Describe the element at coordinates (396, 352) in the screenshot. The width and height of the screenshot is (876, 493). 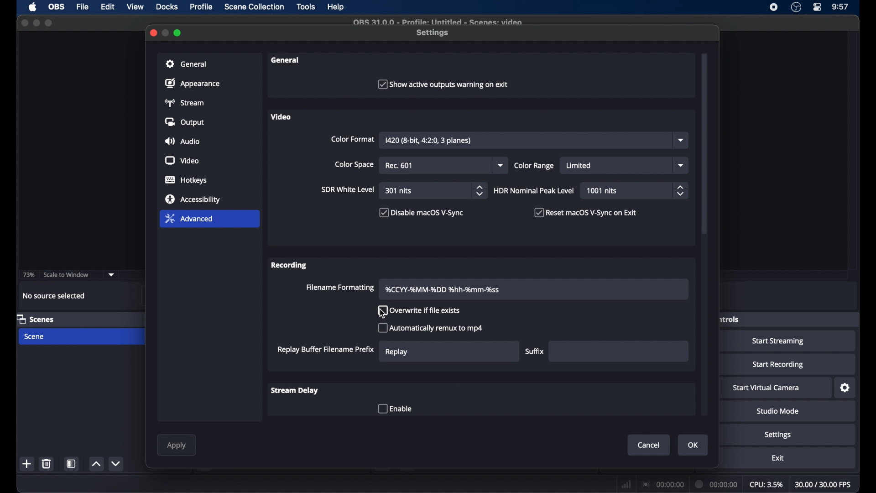
I see `replay` at that location.